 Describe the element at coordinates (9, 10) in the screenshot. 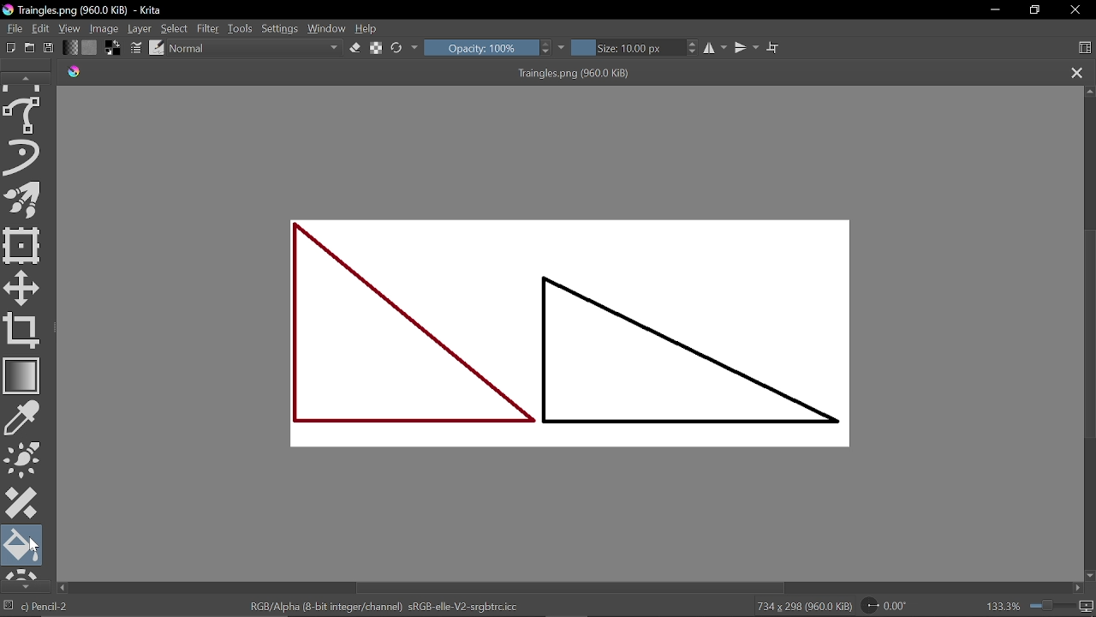

I see `App icon` at that location.